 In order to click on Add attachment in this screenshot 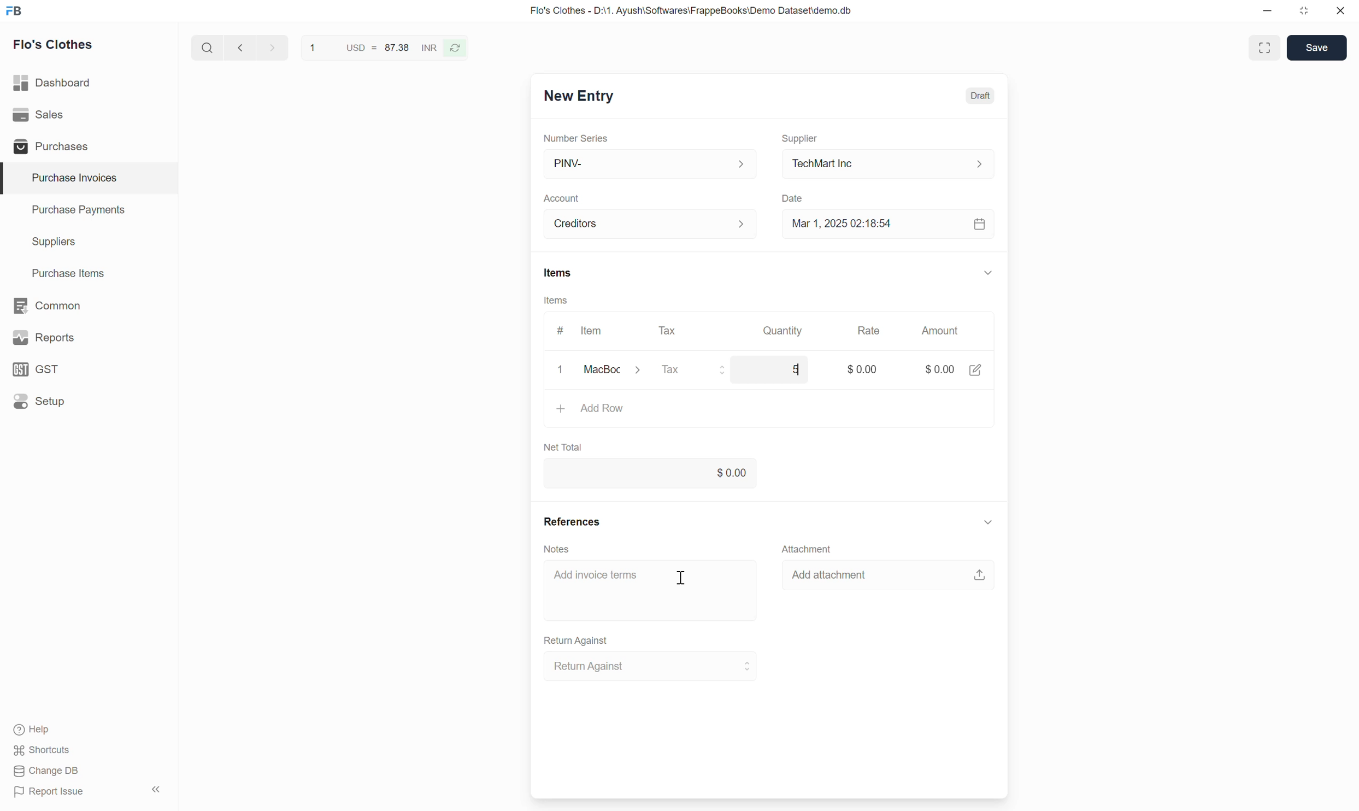, I will do `click(888, 574)`.